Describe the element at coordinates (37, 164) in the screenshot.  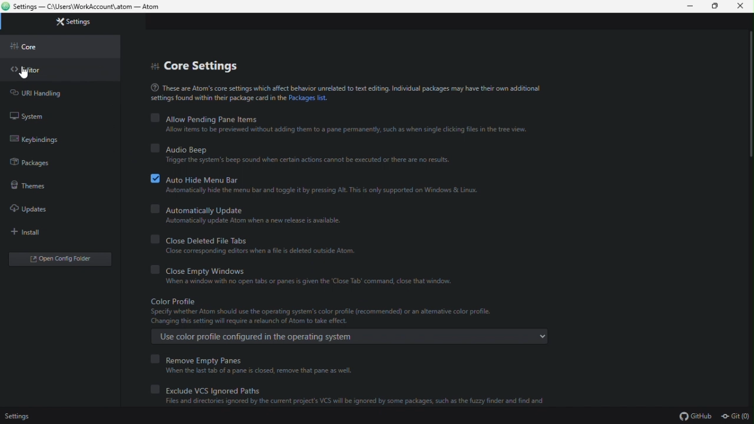
I see `packages` at that location.